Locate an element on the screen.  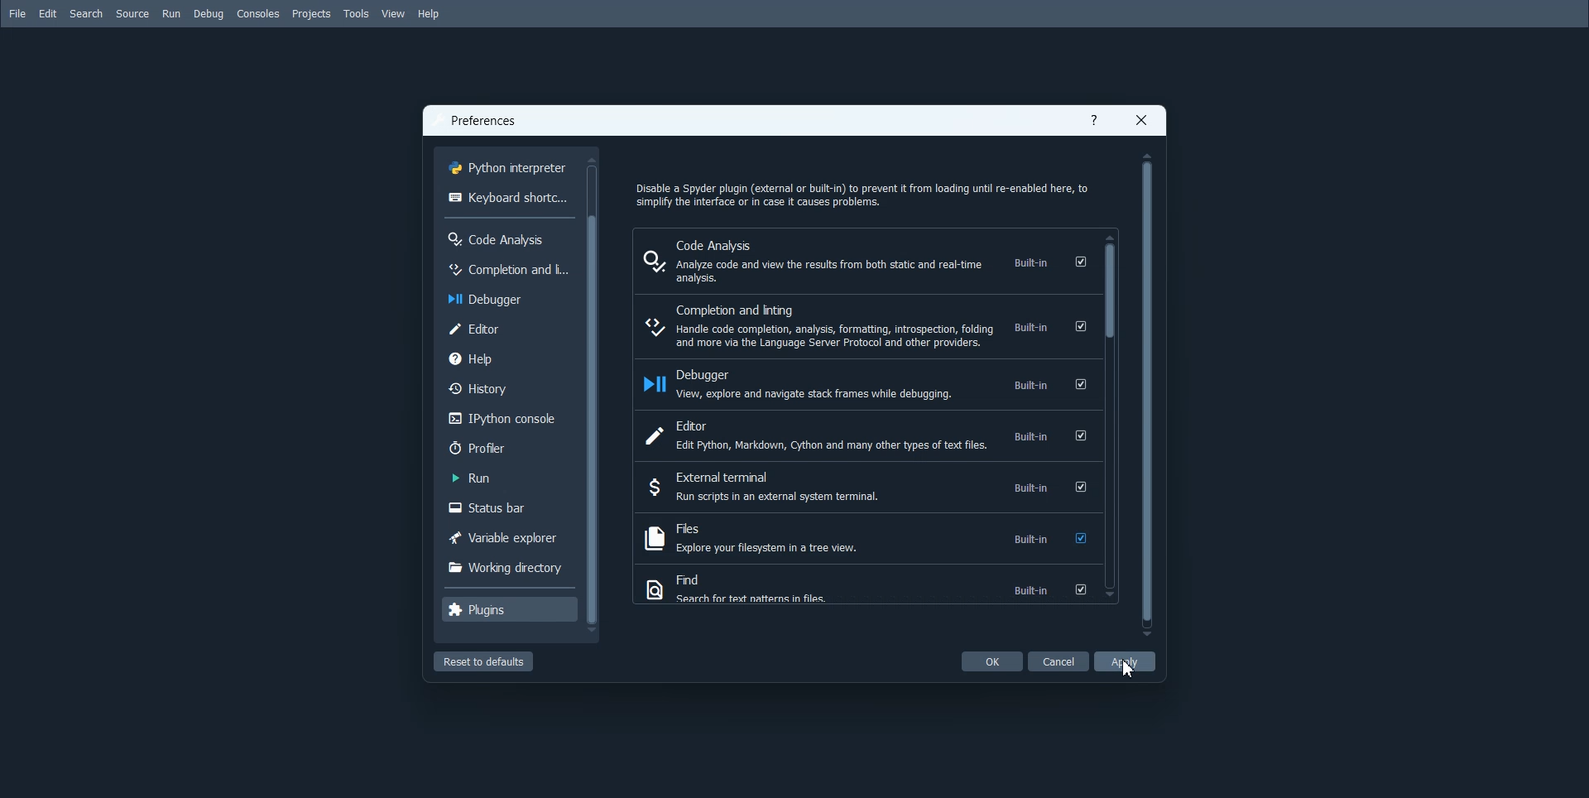
Completion and linting is located at coordinates (865, 326).